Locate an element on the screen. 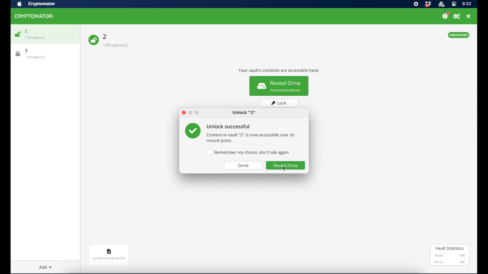 The height and width of the screenshot is (274, 488). lock icon is located at coordinates (17, 54).